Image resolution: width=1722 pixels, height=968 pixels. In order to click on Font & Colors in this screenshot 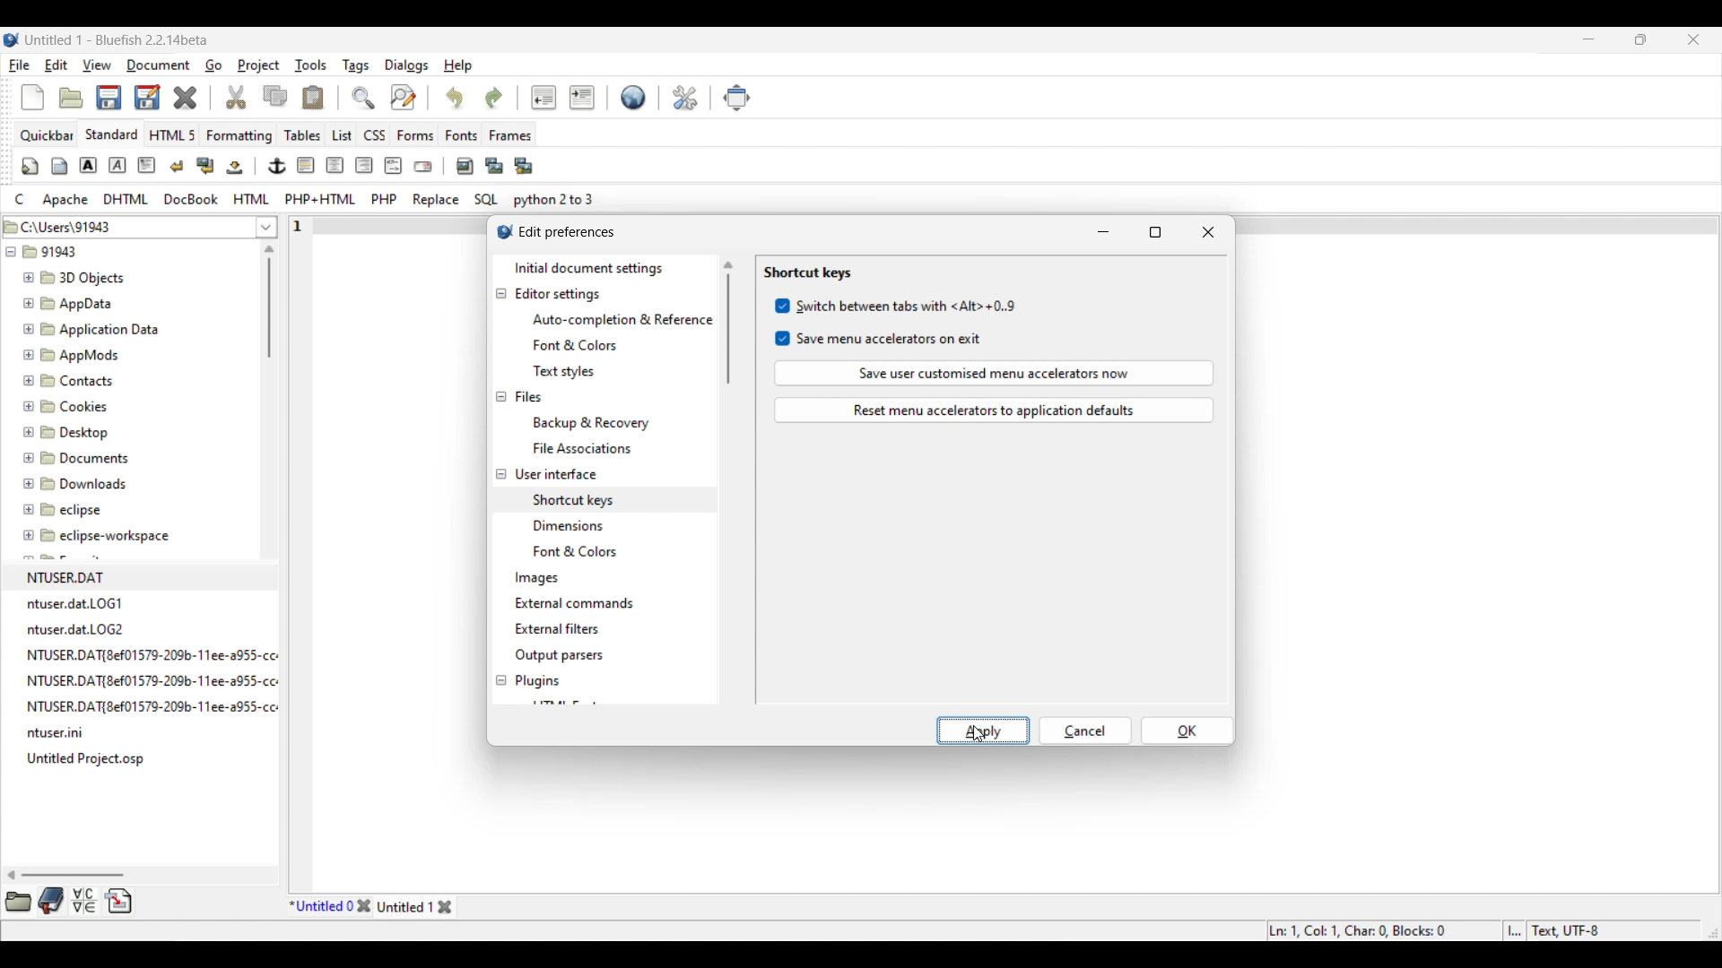, I will do `click(576, 346)`.